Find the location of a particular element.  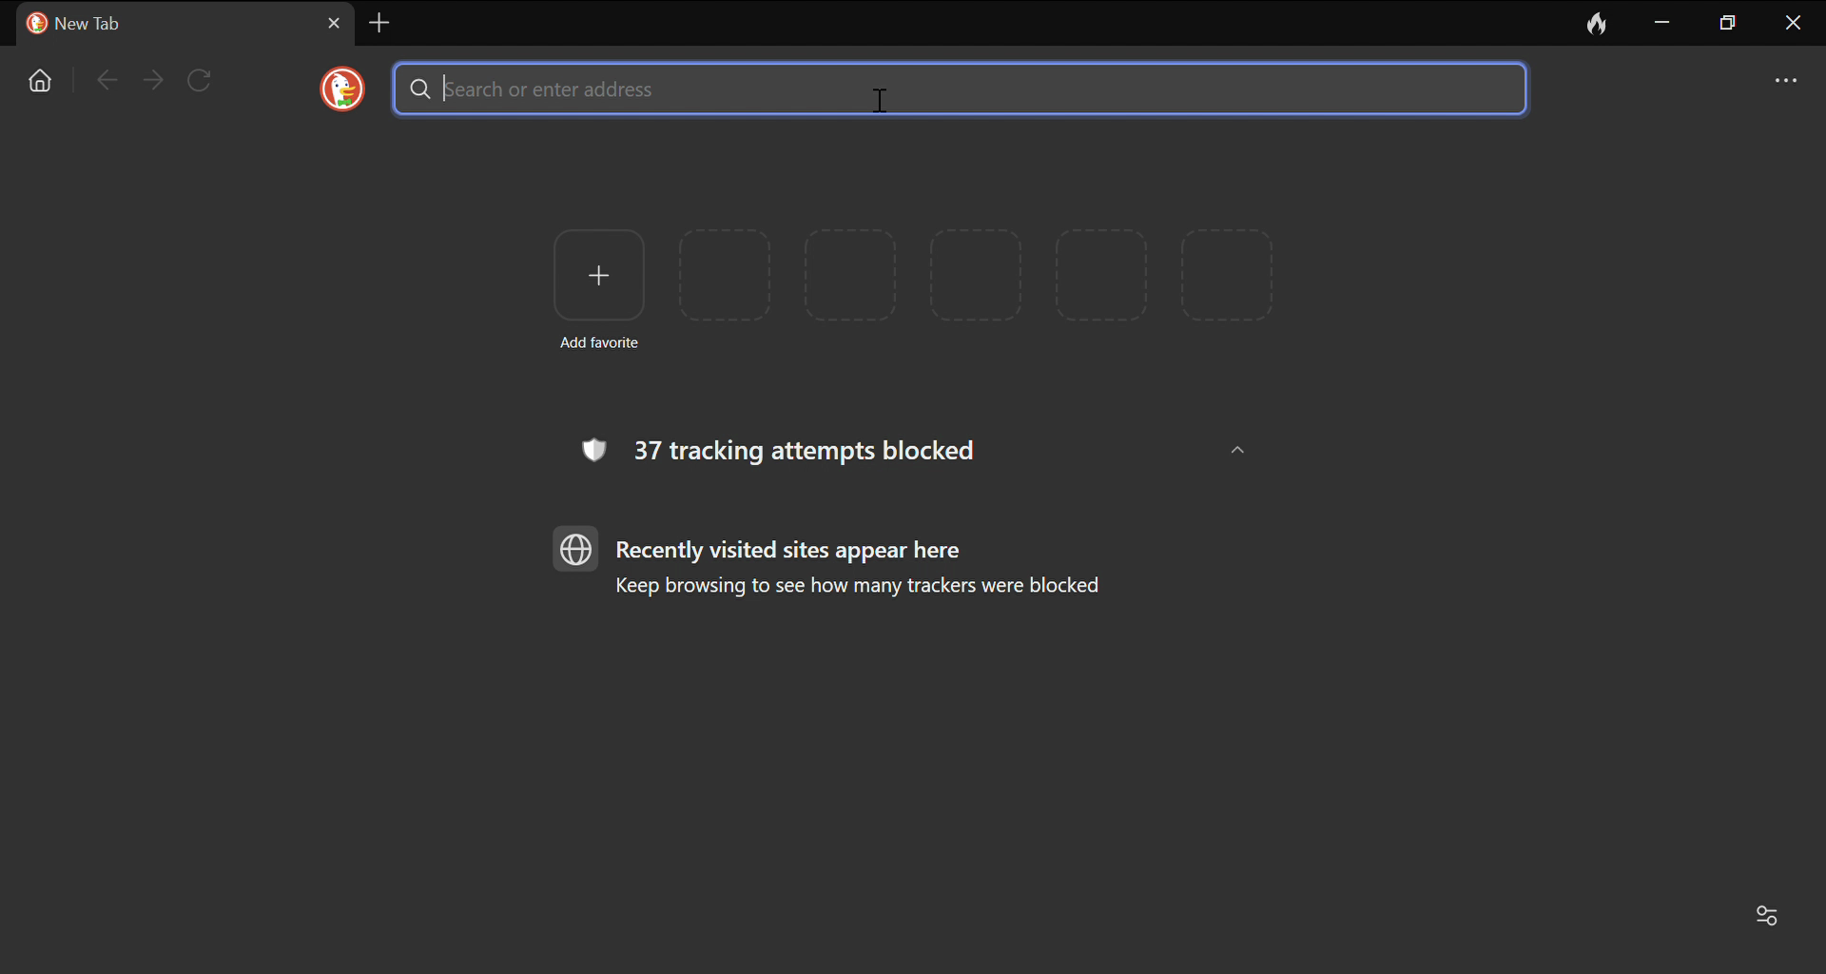

information on how many tracking attempts blocked is located at coordinates (785, 450).